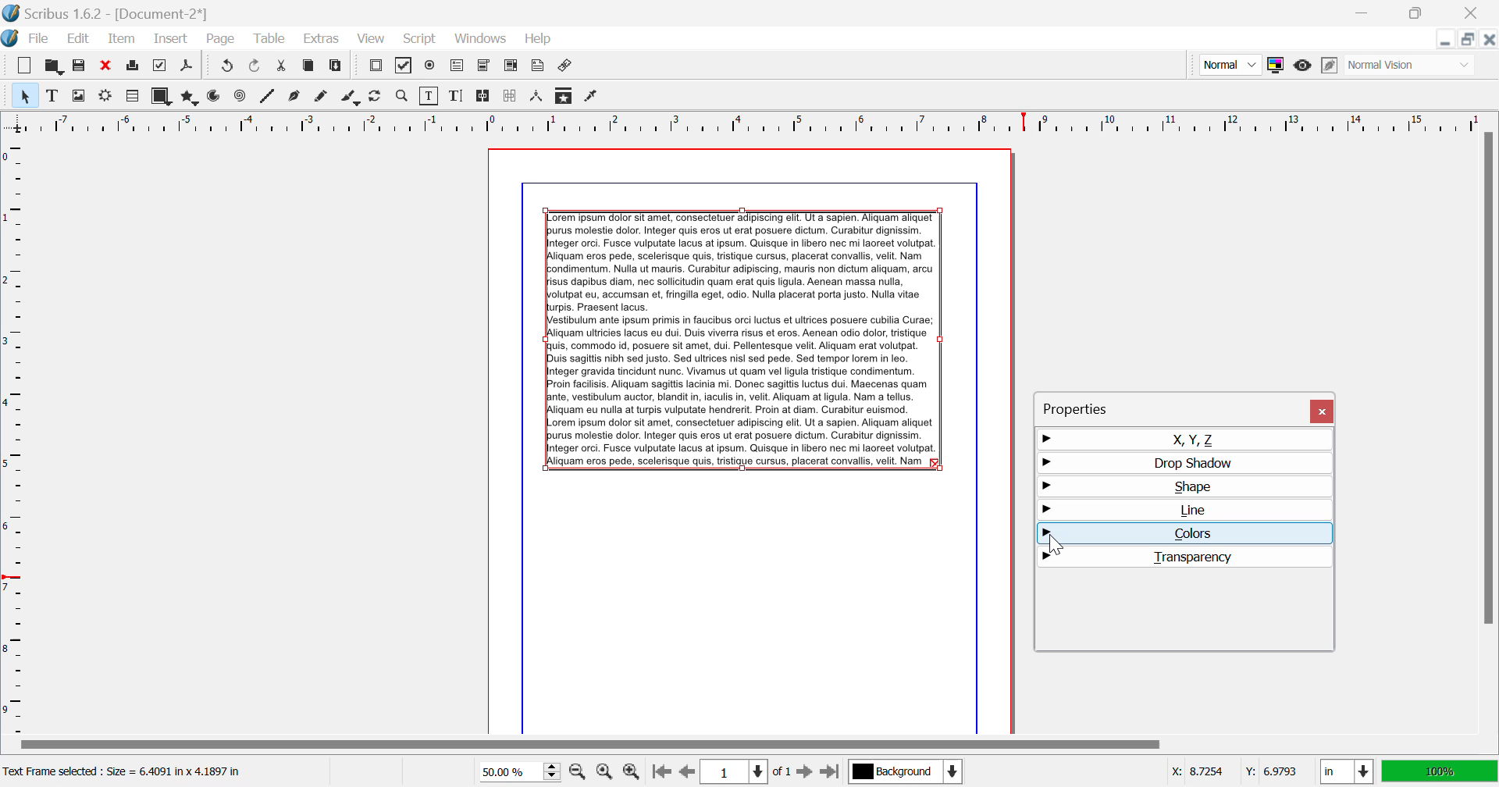 This screenshot has width=1499, height=787. I want to click on Measurements, so click(538, 98).